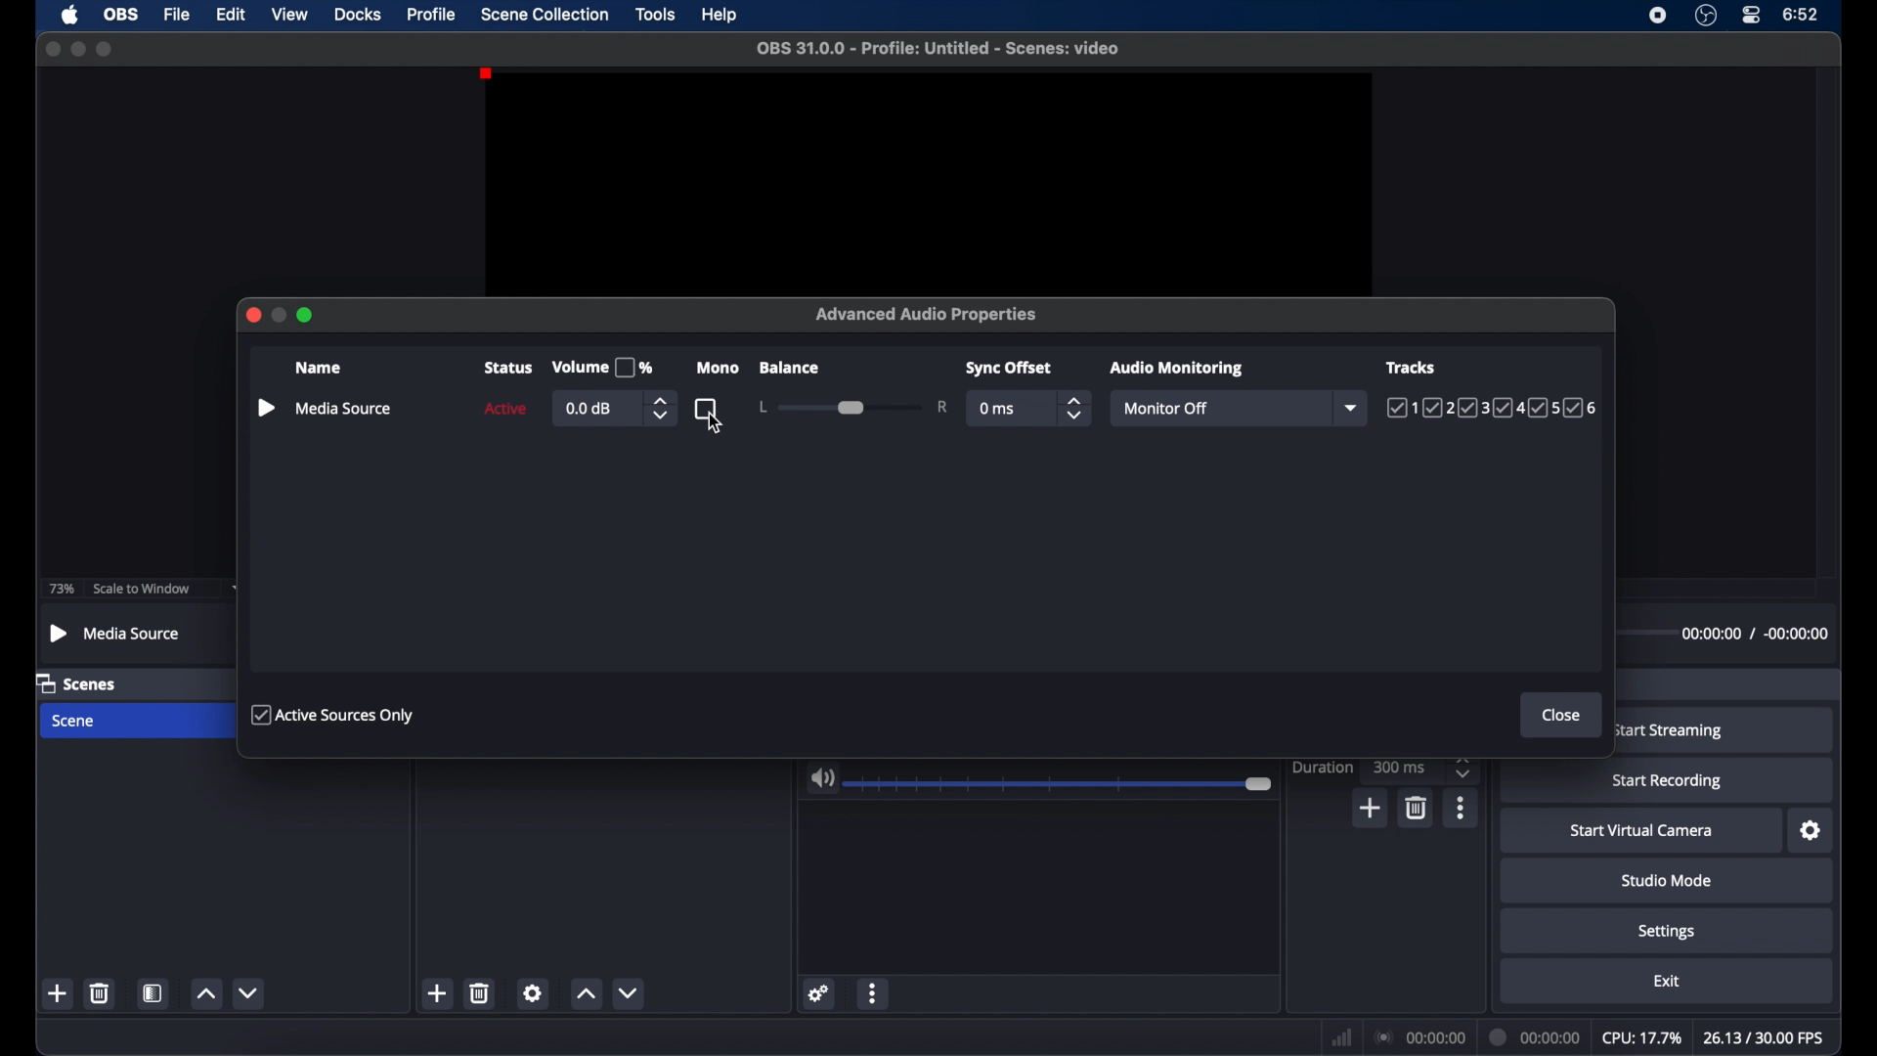  I want to click on docks, so click(359, 16).